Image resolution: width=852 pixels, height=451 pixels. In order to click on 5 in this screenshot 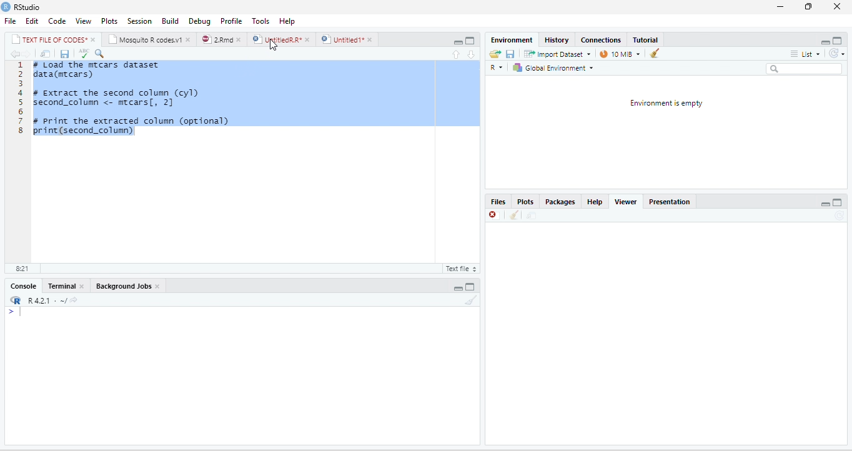, I will do `click(20, 102)`.